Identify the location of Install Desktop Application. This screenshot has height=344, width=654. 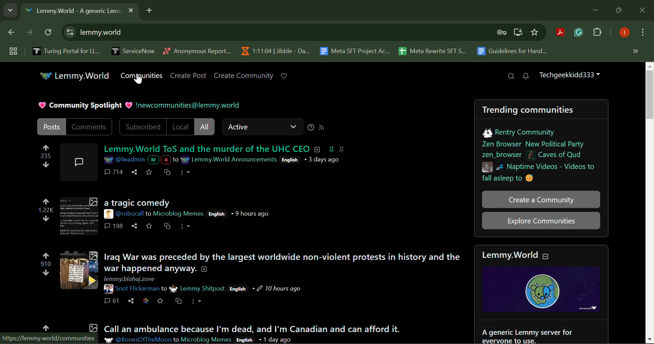
(518, 33).